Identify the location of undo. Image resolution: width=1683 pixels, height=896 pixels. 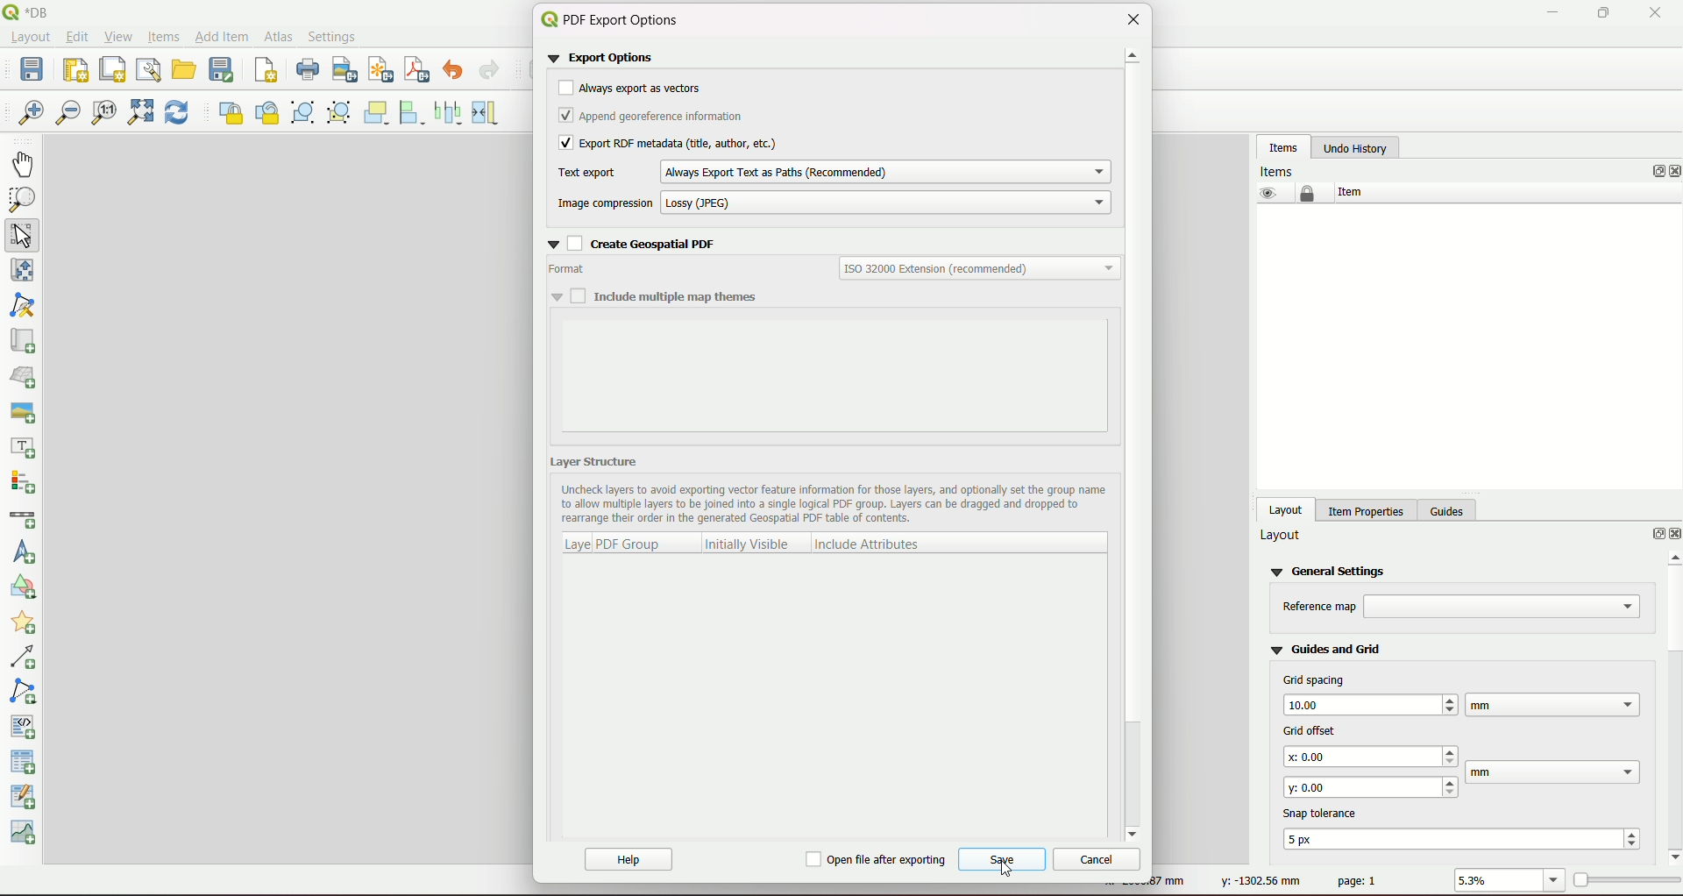
(457, 71).